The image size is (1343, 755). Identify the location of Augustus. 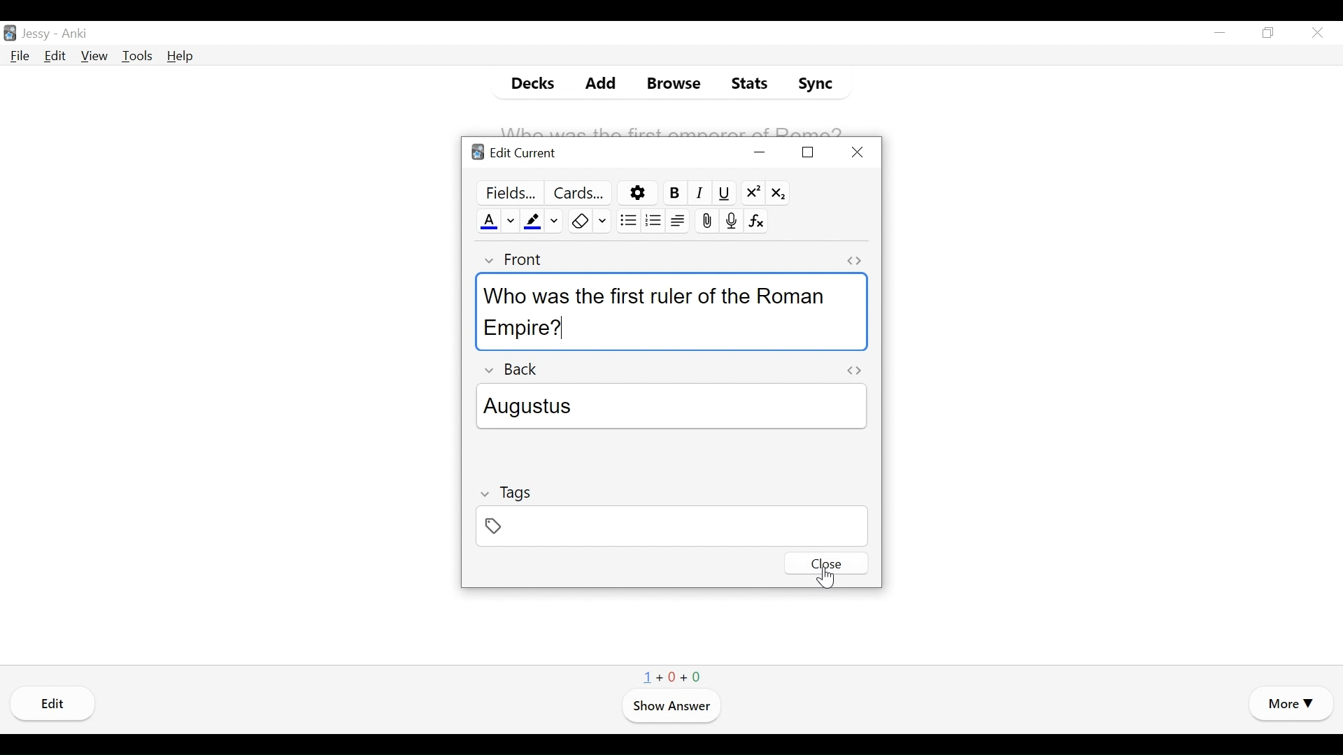
(673, 408).